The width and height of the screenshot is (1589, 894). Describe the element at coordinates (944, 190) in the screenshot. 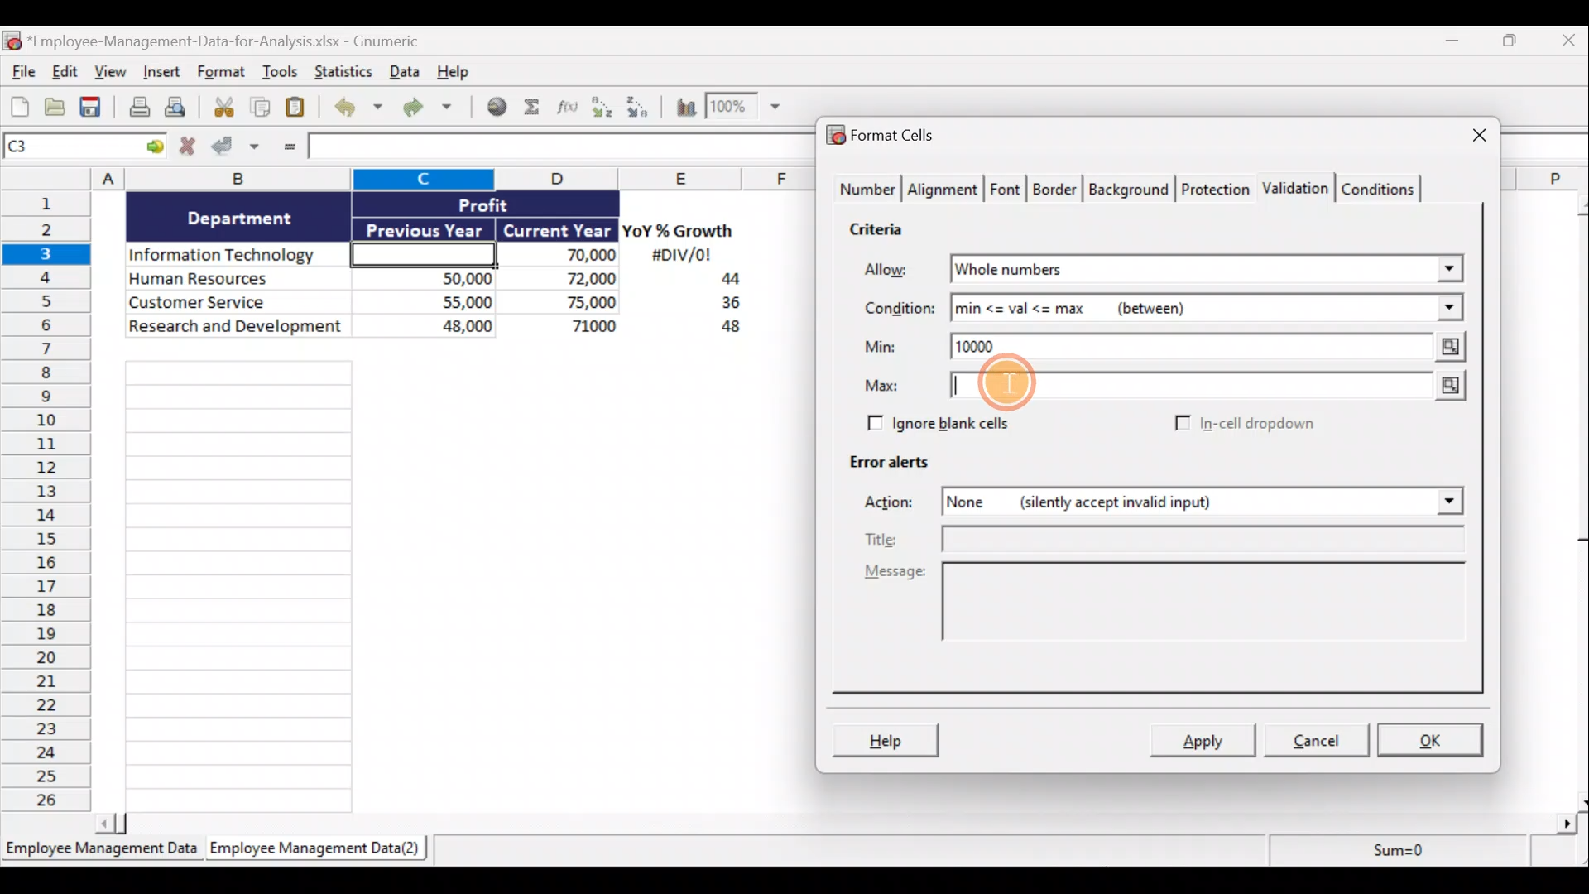

I see `Alignment` at that location.